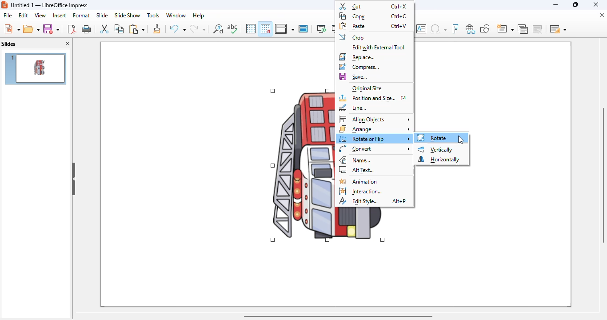  What do you see at coordinates (538, 28) in the screenshot?
I see `delete slide` at bounding box center [538, 28].